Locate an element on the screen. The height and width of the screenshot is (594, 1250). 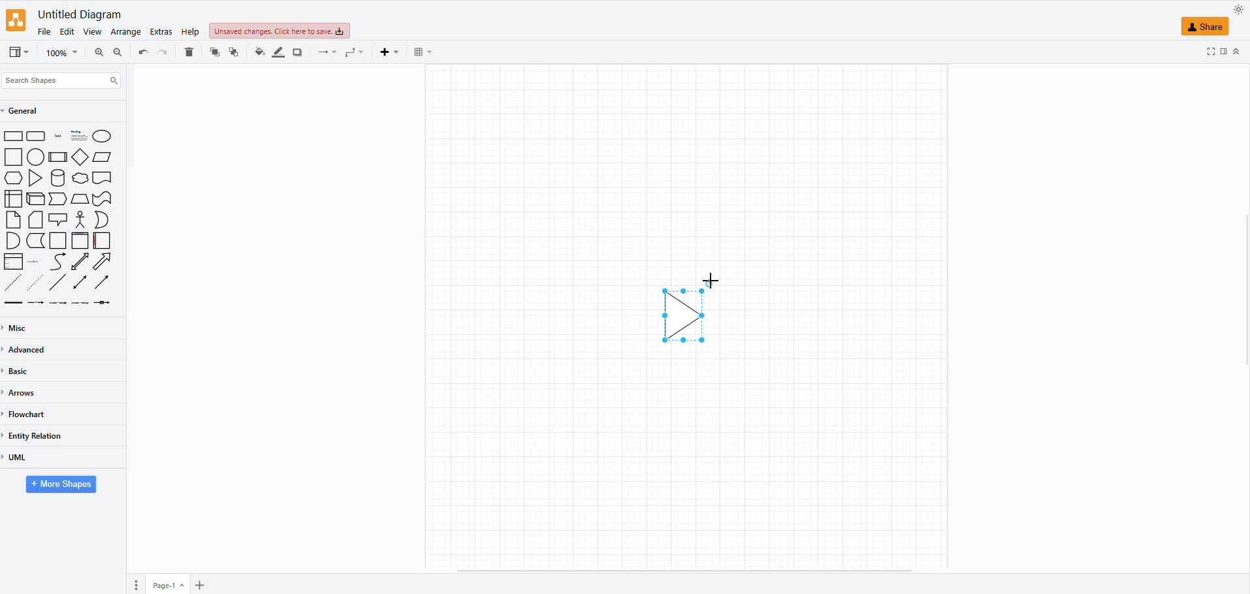
Circle is located at coordinates (102, 136).